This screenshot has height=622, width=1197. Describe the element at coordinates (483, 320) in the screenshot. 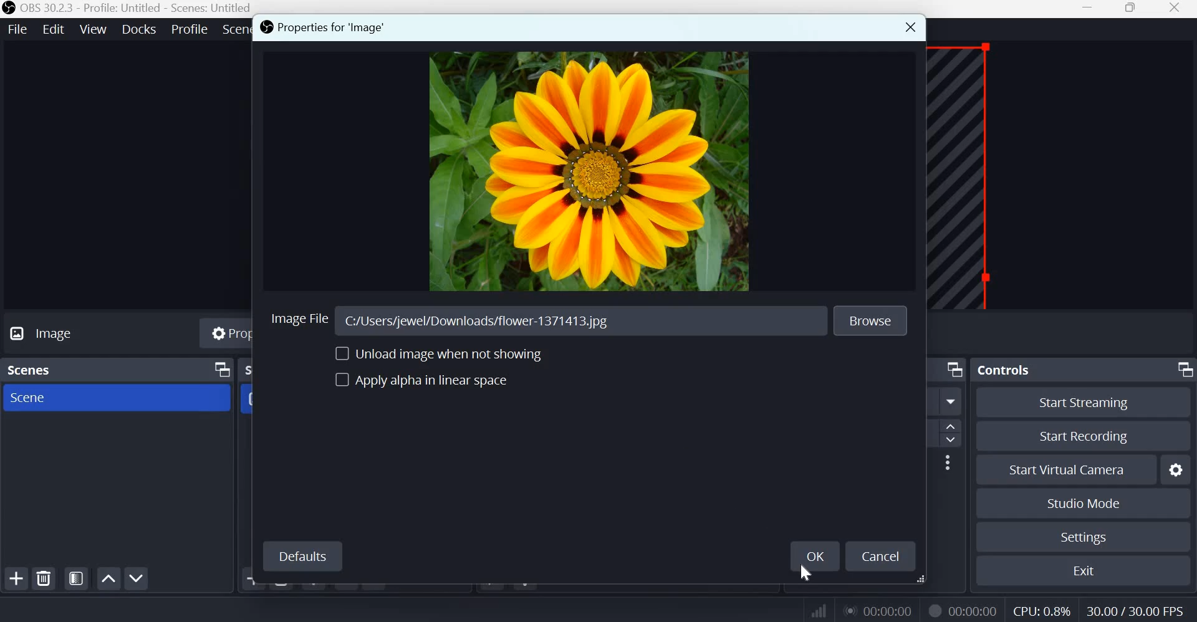

I see `C:/Users/jewel/Downloads/flower-1371413.jpg` at that location.